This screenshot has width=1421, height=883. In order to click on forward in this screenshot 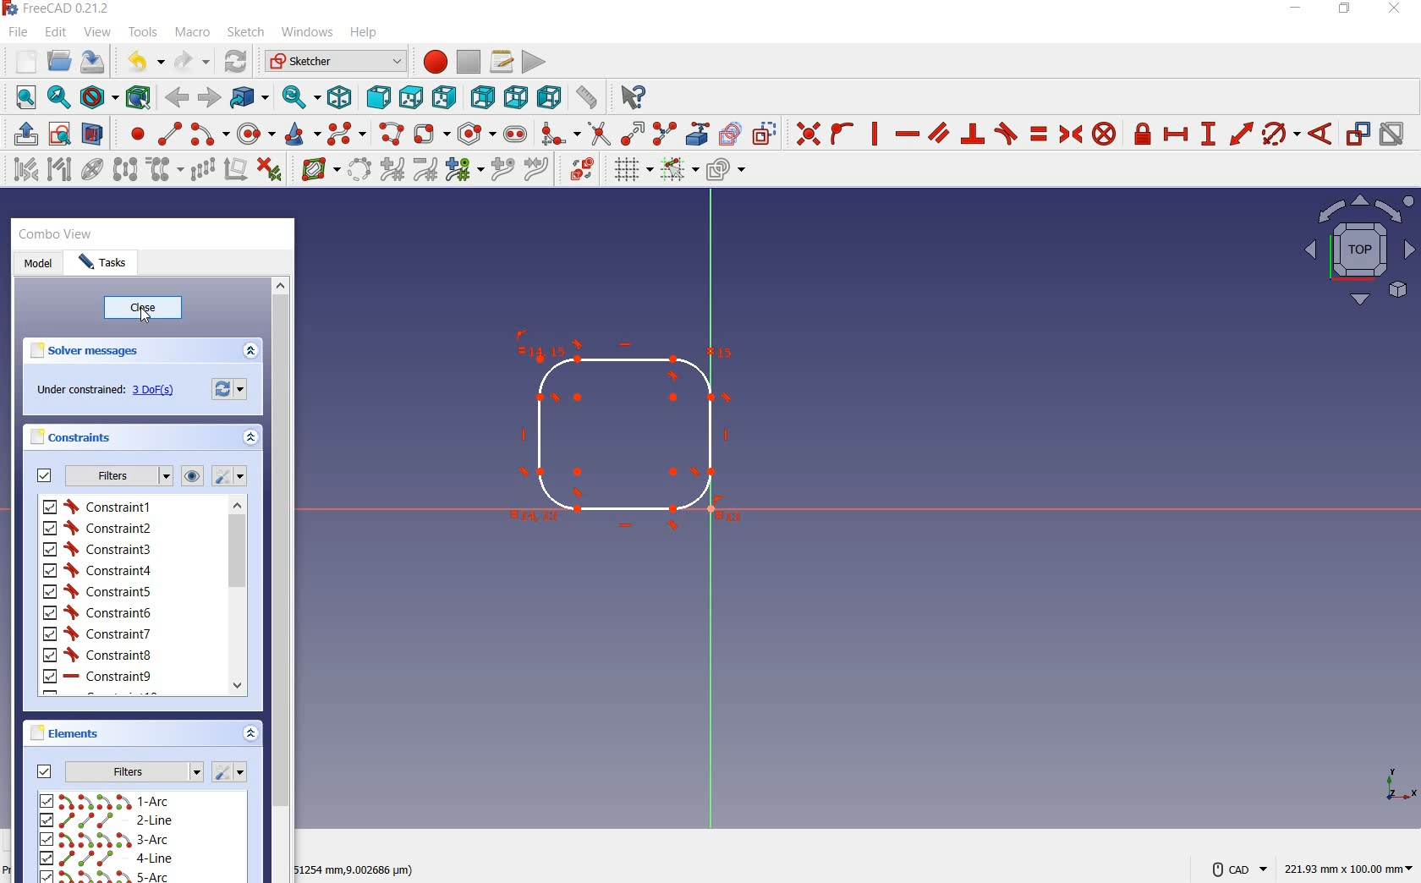, I will do `click(178, 96)`.